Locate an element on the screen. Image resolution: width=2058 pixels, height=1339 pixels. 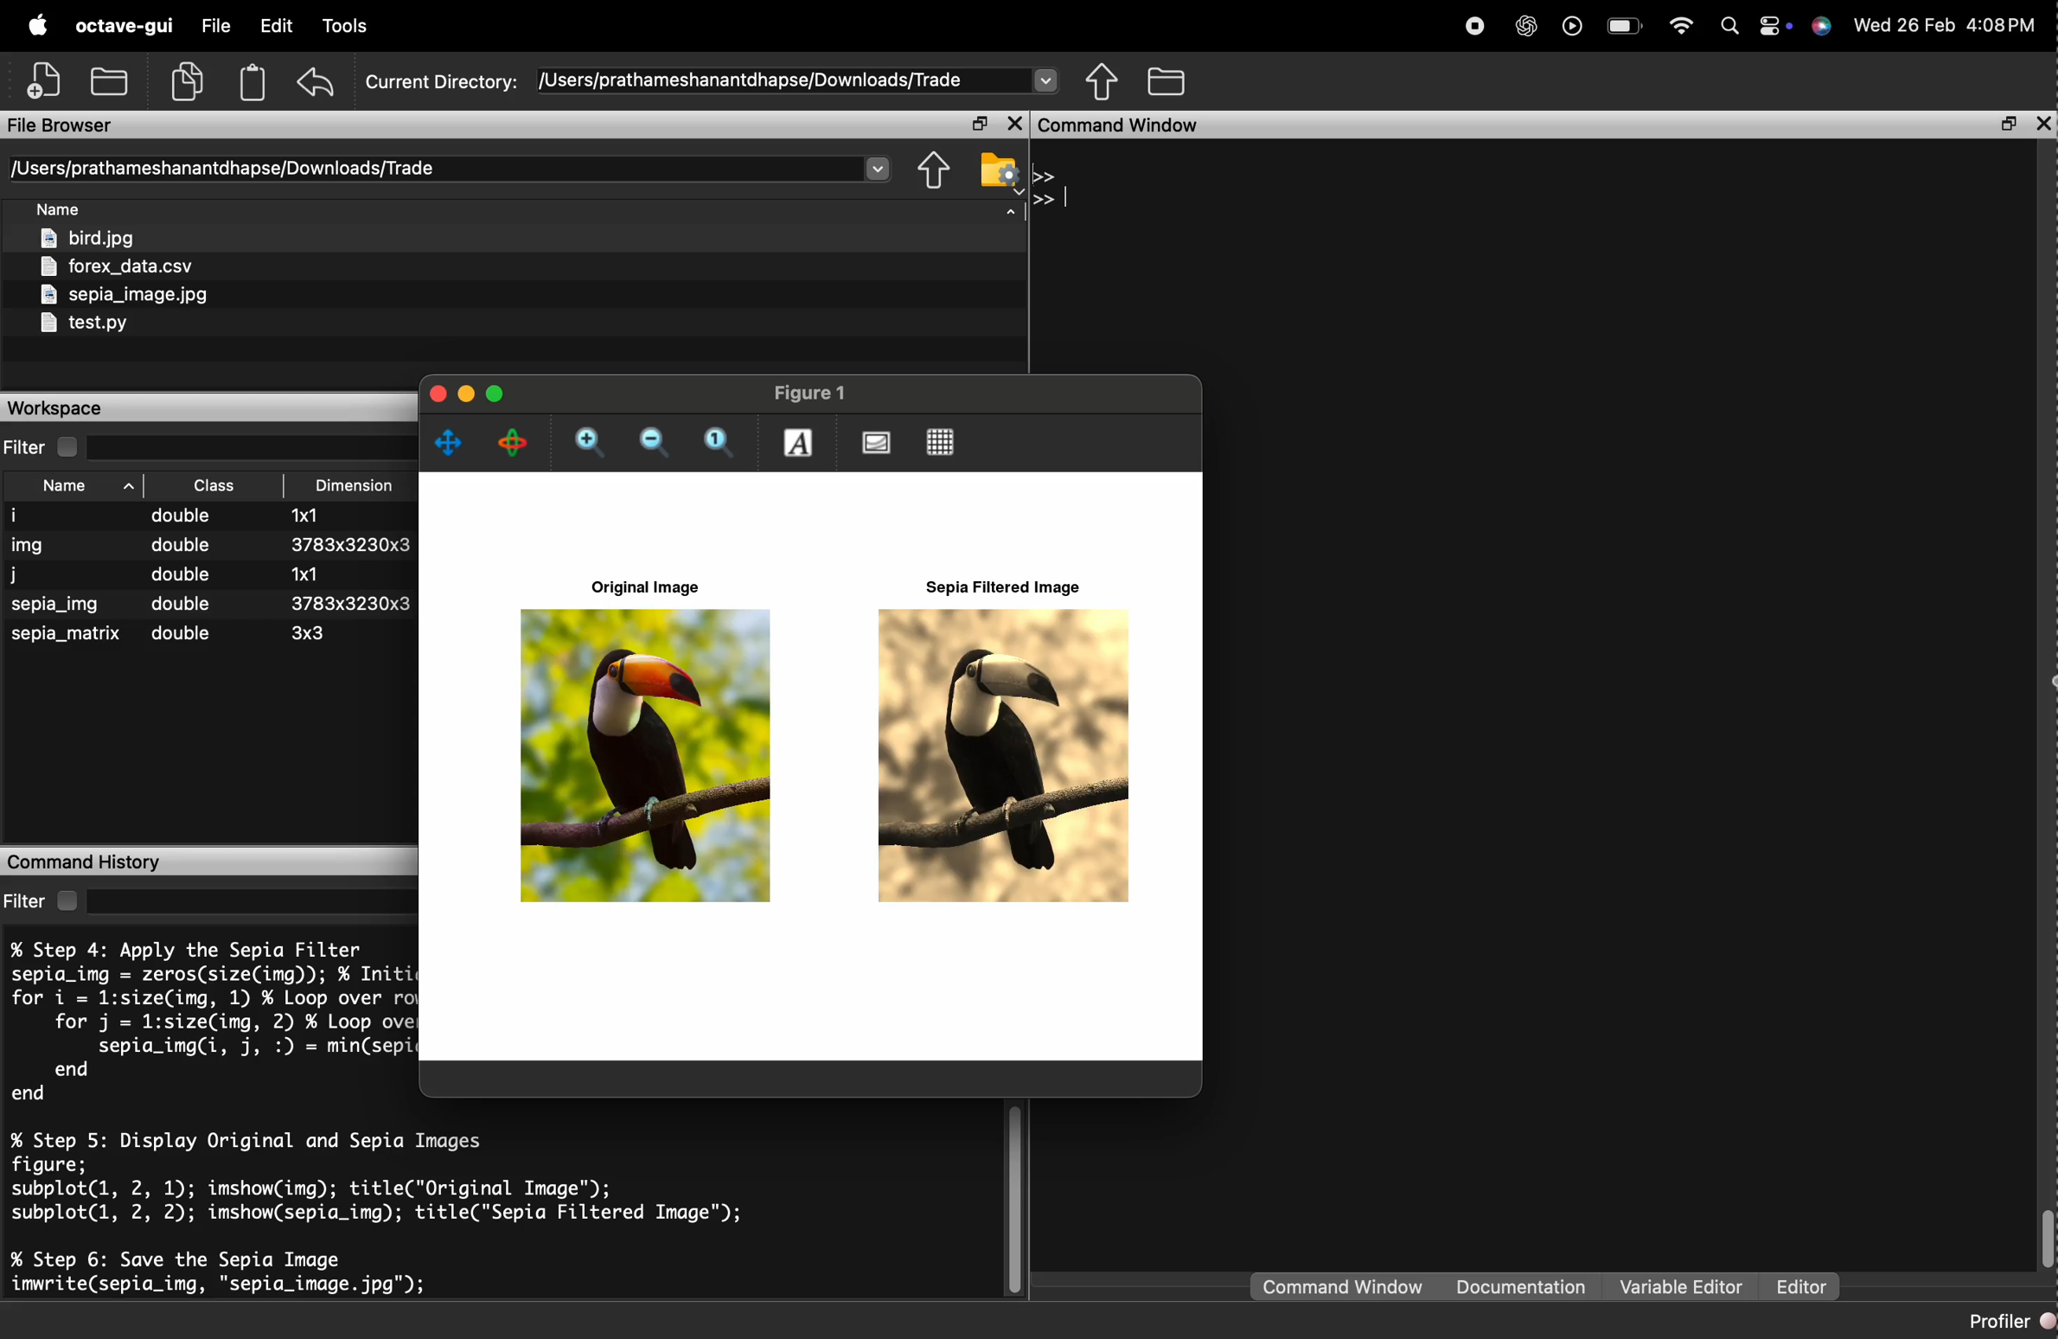
sepia_matrix ~~ double 3x3 is located at coordinates (170, 633).